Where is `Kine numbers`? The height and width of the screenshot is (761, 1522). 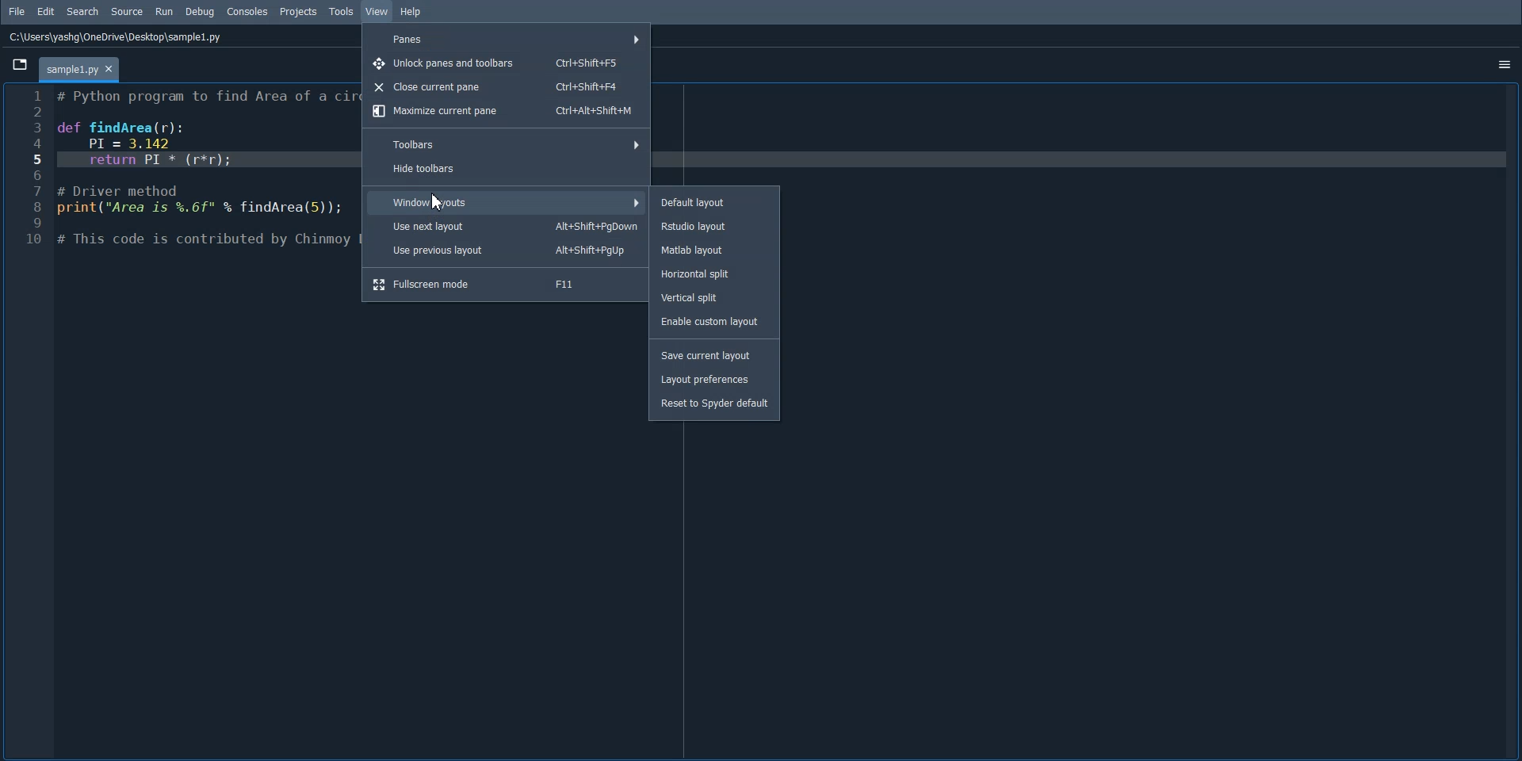 Kine numbers is located at coordinates (34, 174).